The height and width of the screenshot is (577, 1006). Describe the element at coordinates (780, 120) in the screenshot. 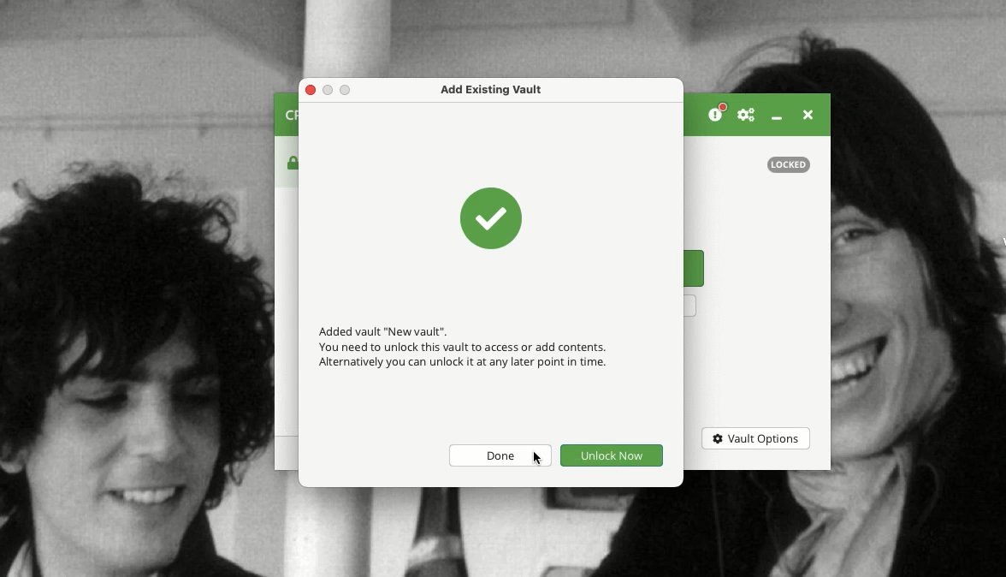

I see `Minimize` at that location.